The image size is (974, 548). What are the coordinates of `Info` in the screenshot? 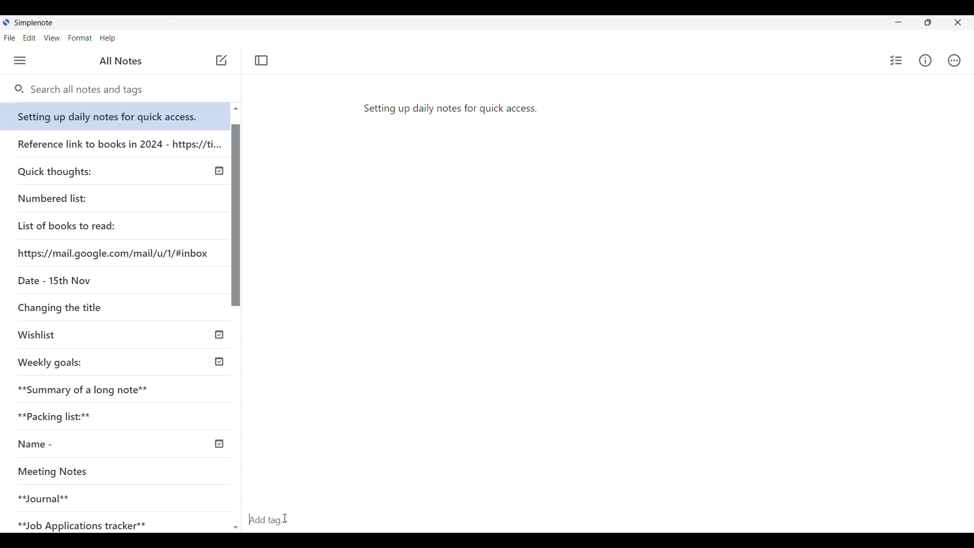 It's located at (925, 61).